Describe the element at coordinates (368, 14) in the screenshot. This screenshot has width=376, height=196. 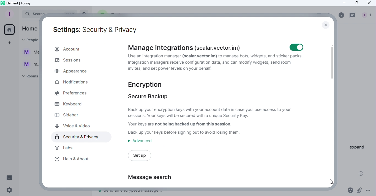
I see `People` at that location.